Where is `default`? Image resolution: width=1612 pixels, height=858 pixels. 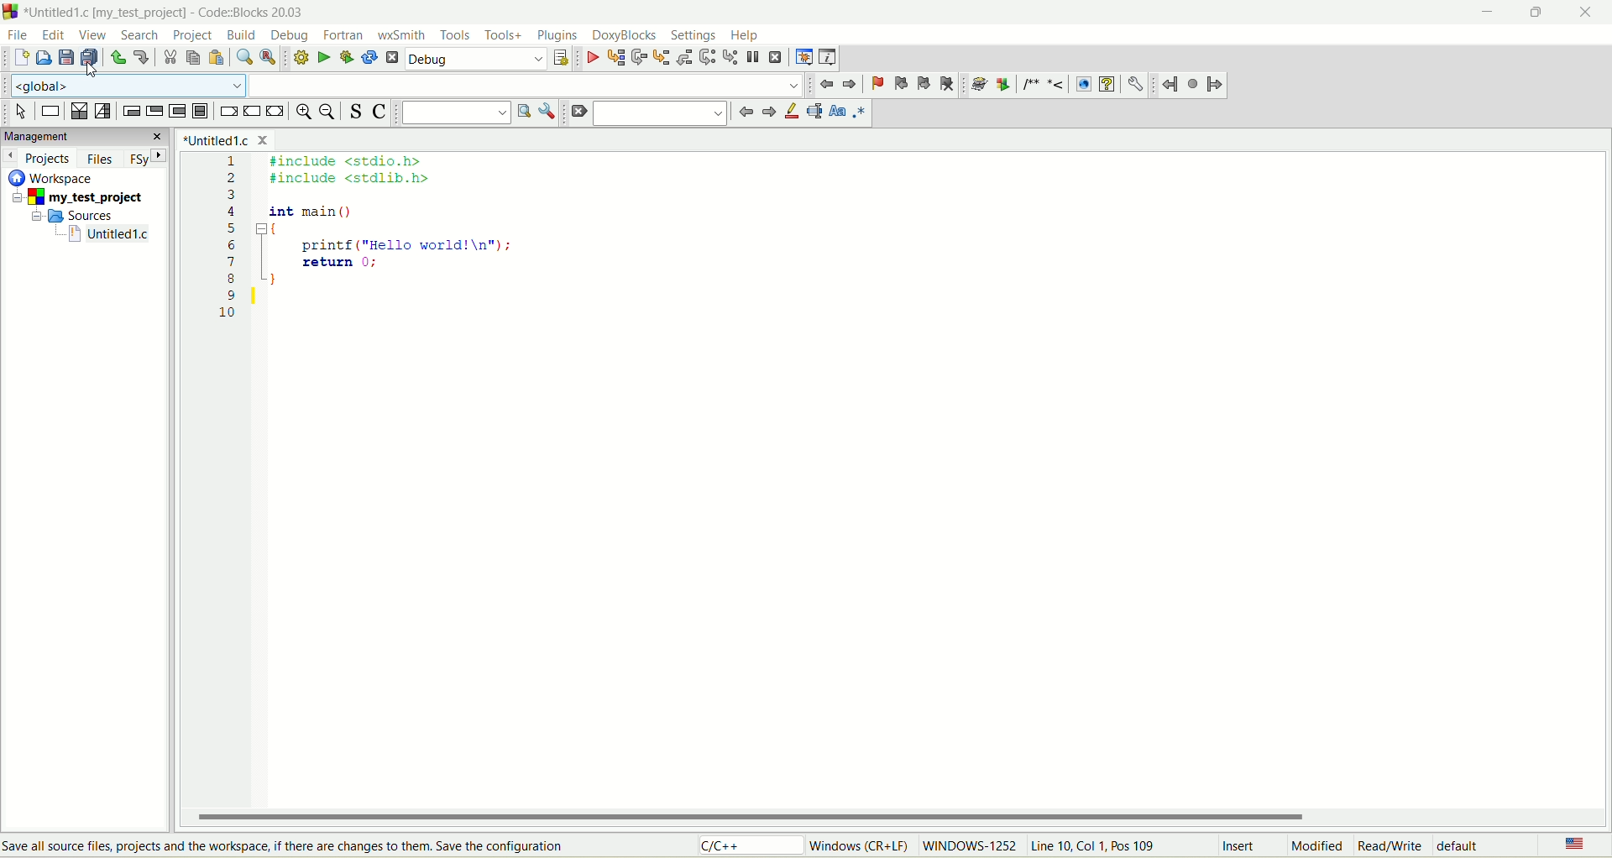
default is located at coordinates (1470, 847).